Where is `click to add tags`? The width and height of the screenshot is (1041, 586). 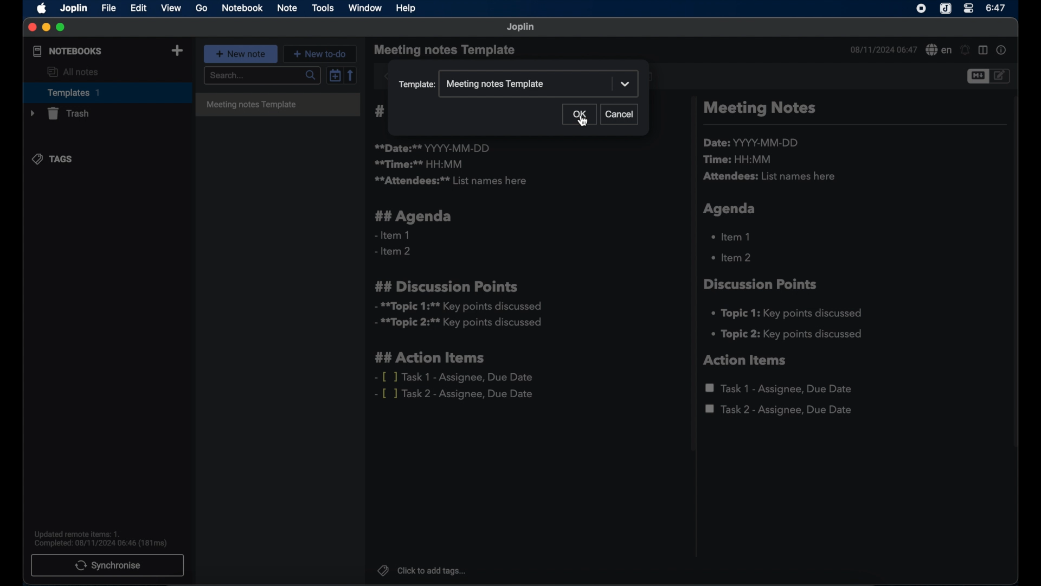
click to add tags is located at coordinates (422, 571).